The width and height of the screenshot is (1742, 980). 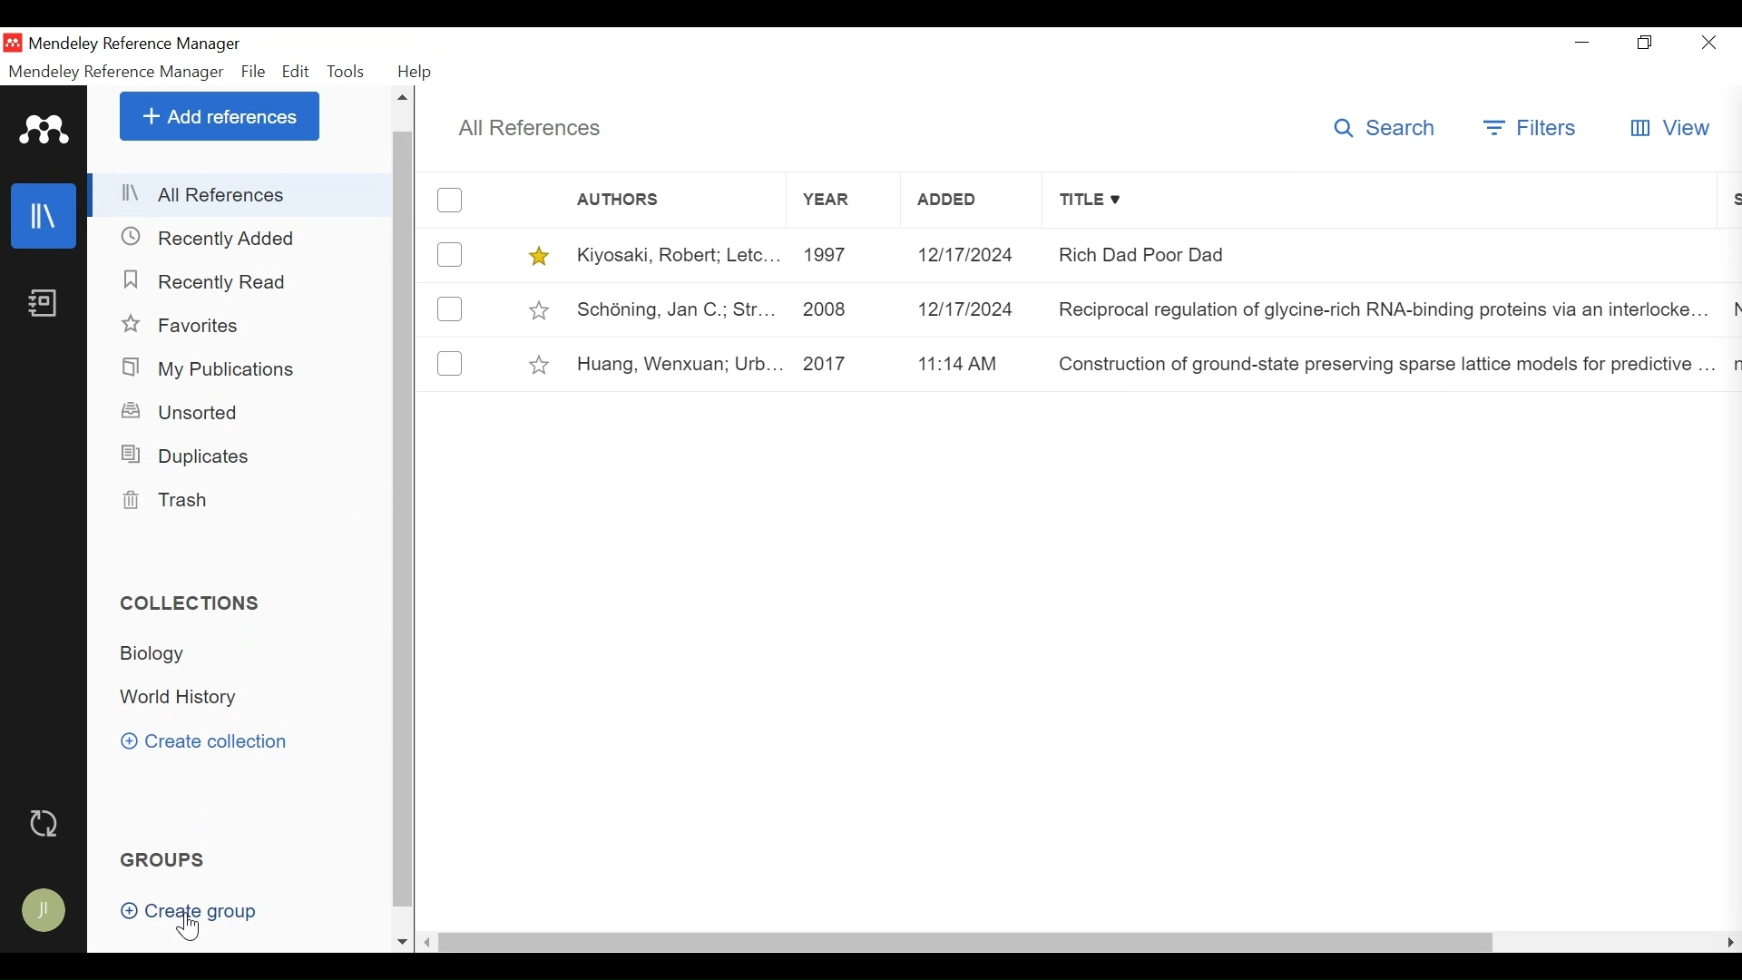 I want to click on (un)select, so click(x=453, y=200).